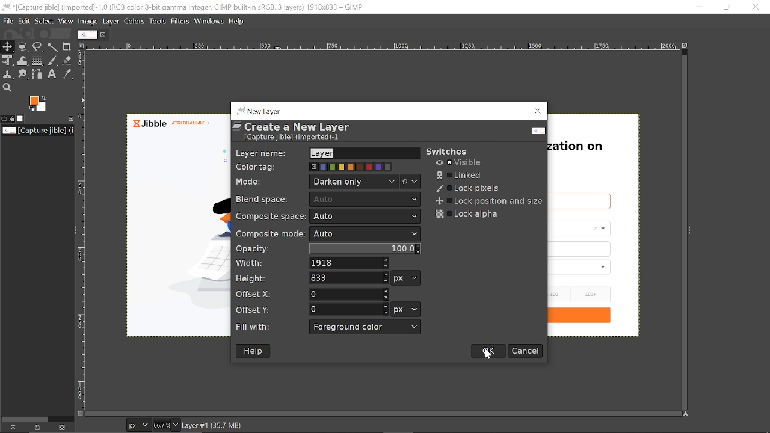 This screenshot has width=770, height=433. I want to click on CLose, so click(754, 6).